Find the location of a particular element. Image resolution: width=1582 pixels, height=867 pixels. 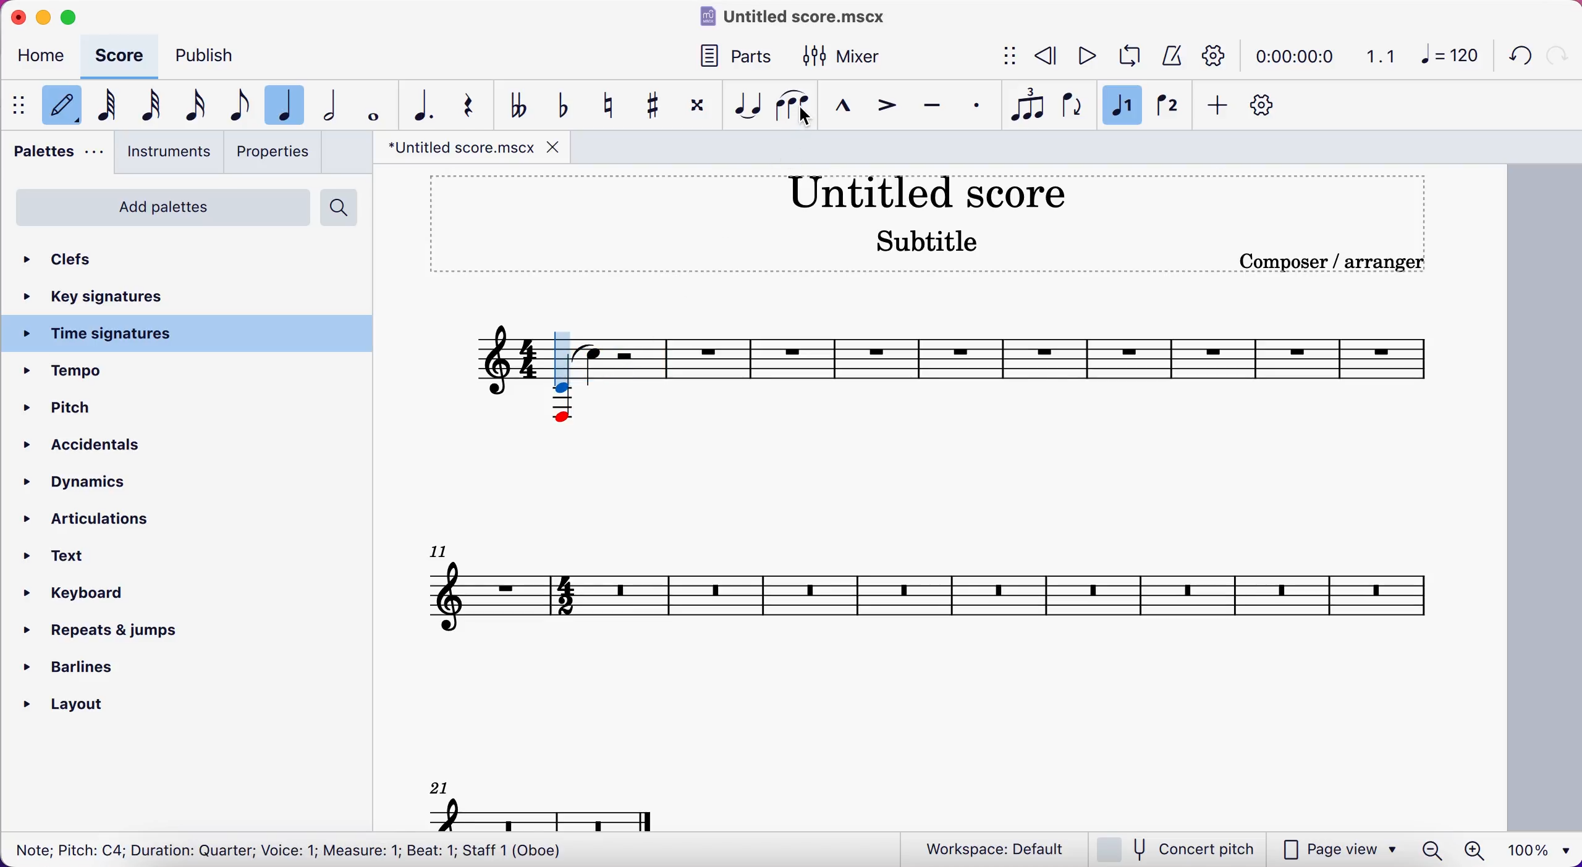

dynamics is located at coordinates (83, 484).